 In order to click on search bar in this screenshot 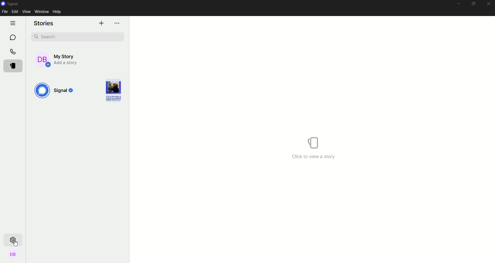, I will do `click(78, 36)`.